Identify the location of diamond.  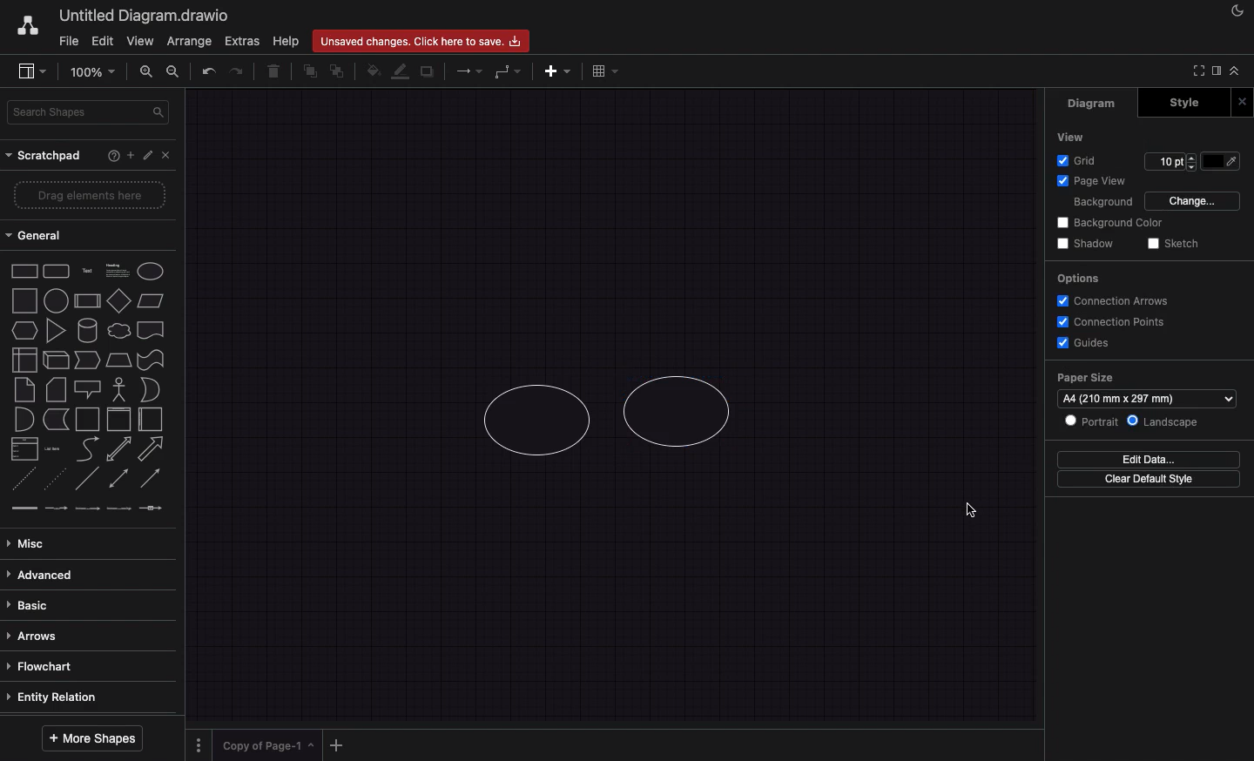
(120, 300).